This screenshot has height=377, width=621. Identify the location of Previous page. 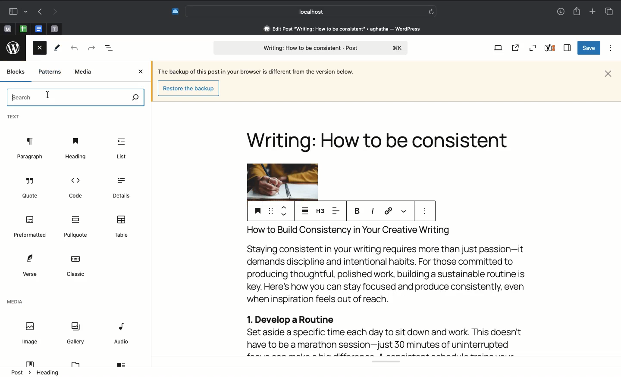
(38, 12).